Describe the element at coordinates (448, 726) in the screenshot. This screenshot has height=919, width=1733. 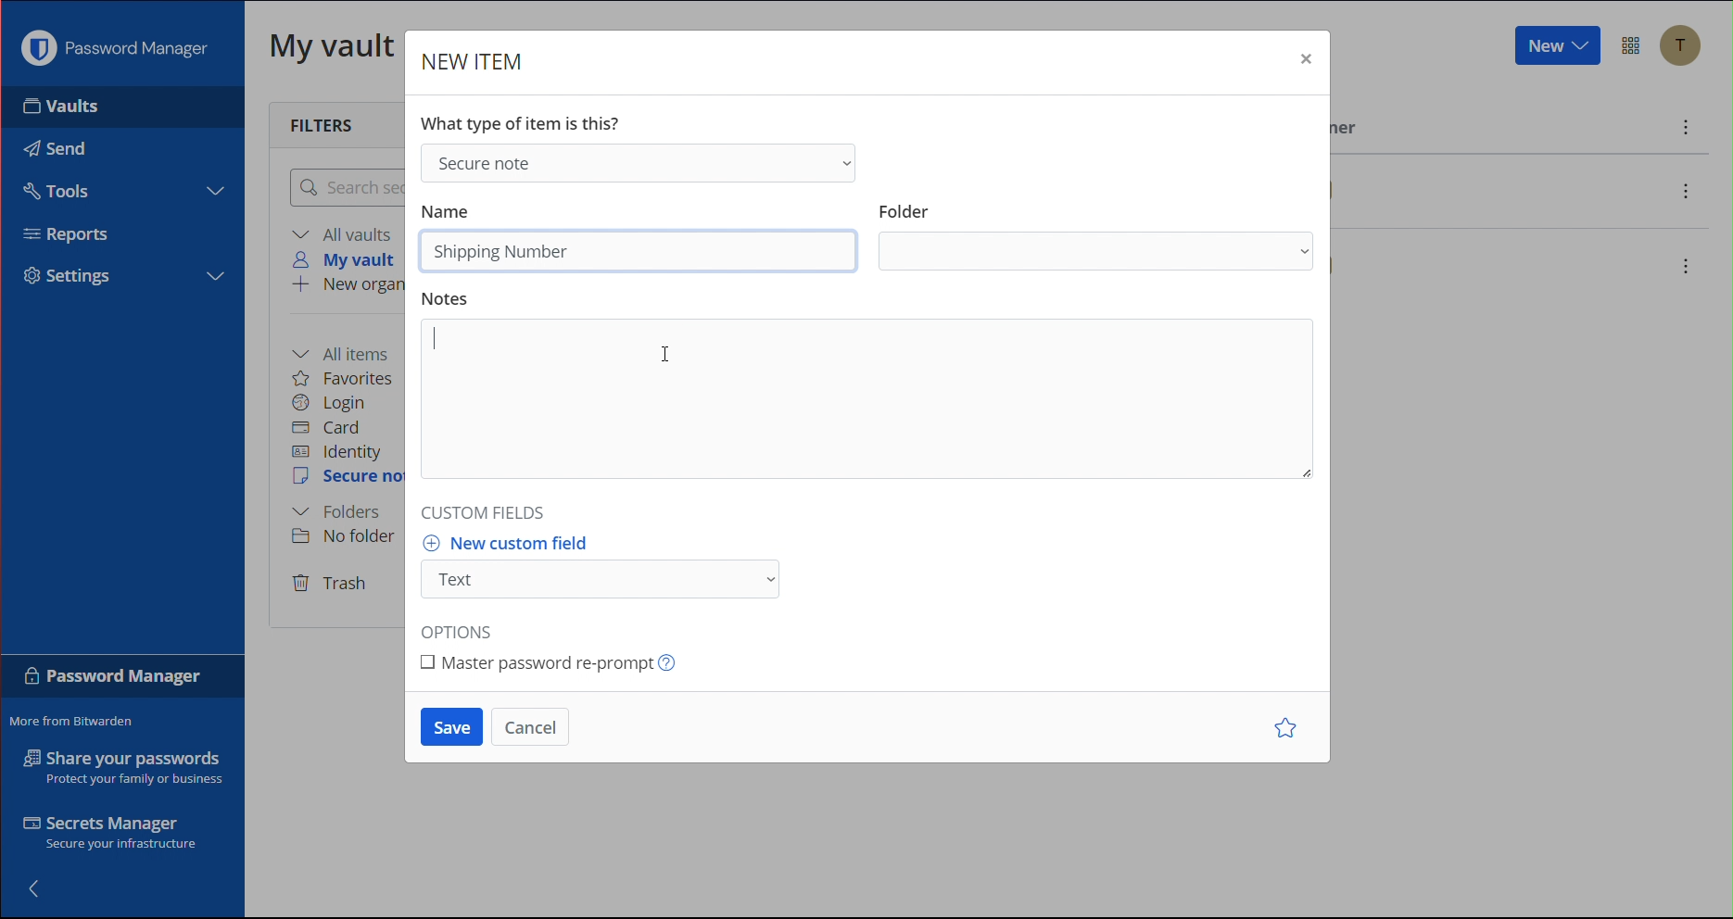
I see `Save` at that location.